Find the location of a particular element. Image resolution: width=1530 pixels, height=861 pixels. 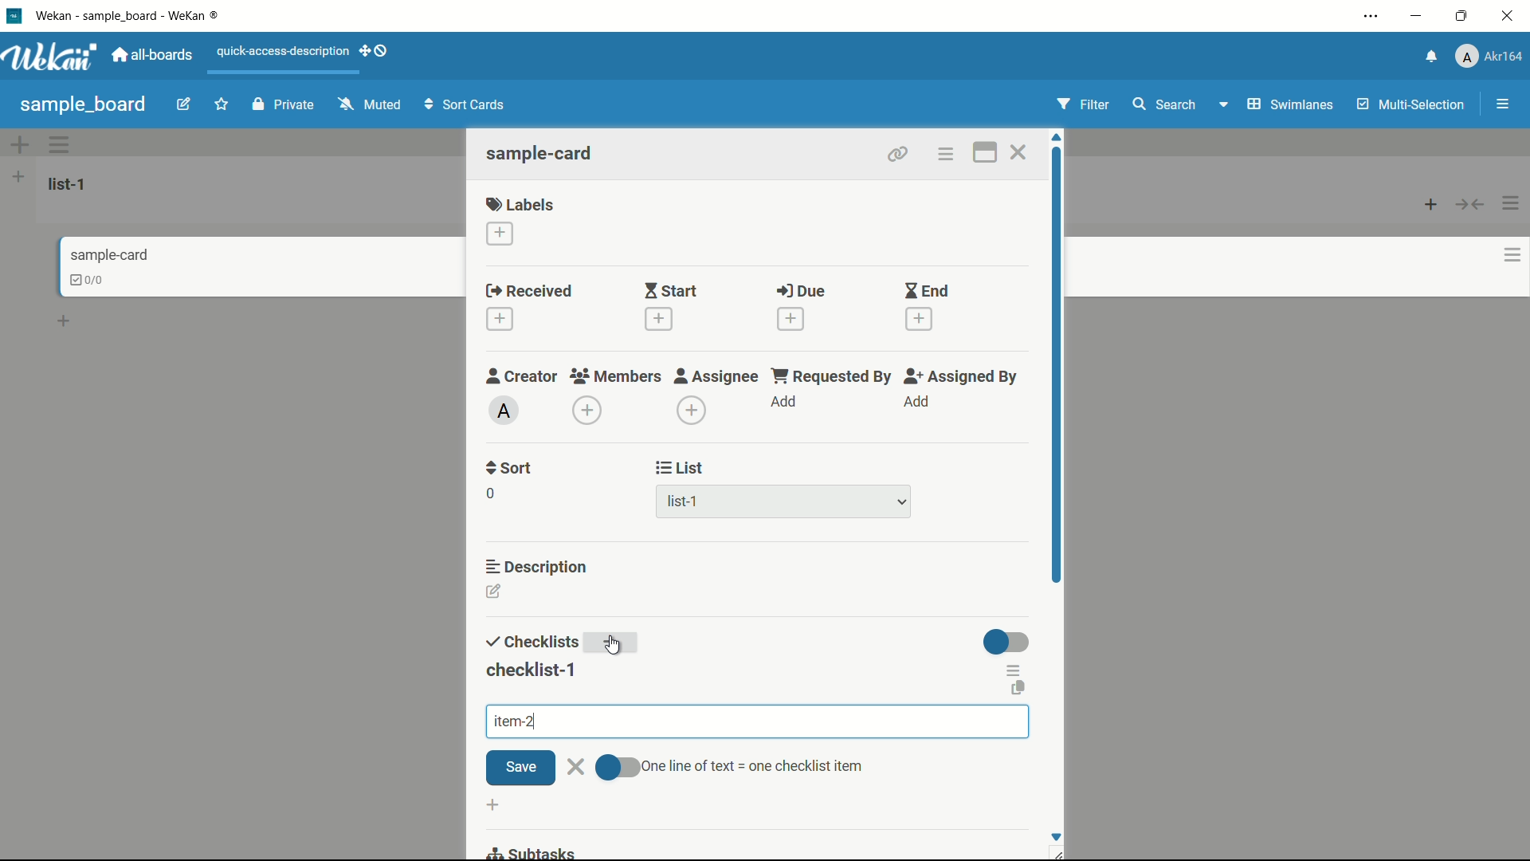

add date is located at coordinates (790, 319).